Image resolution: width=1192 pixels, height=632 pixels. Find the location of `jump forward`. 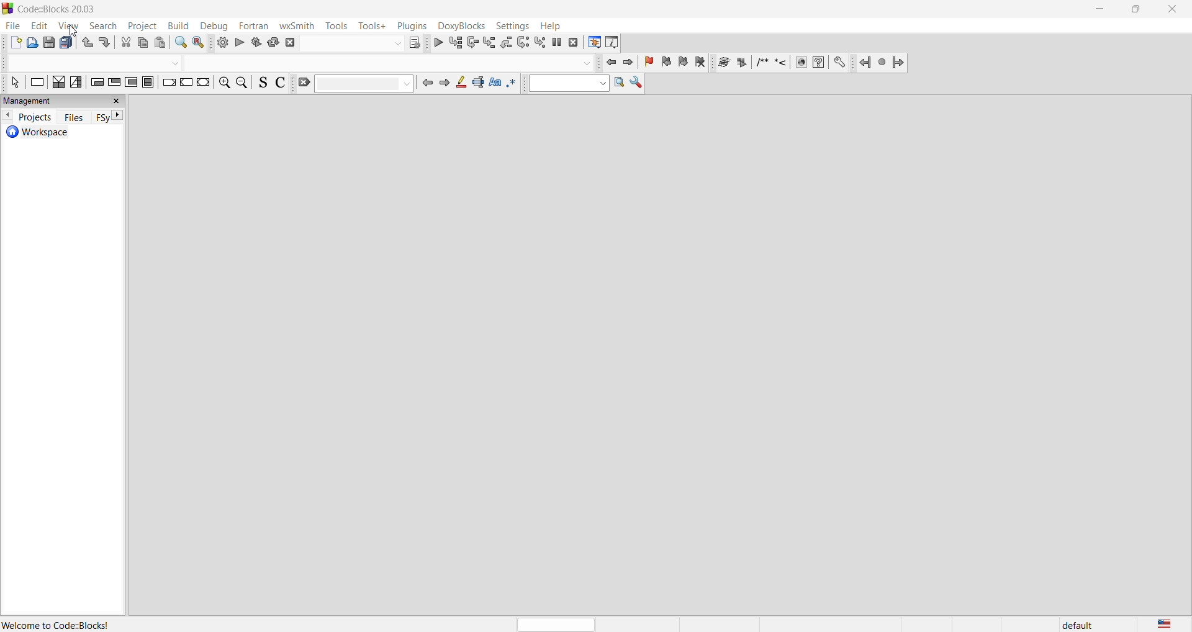

jump forward is located at coordinates (446, 84).